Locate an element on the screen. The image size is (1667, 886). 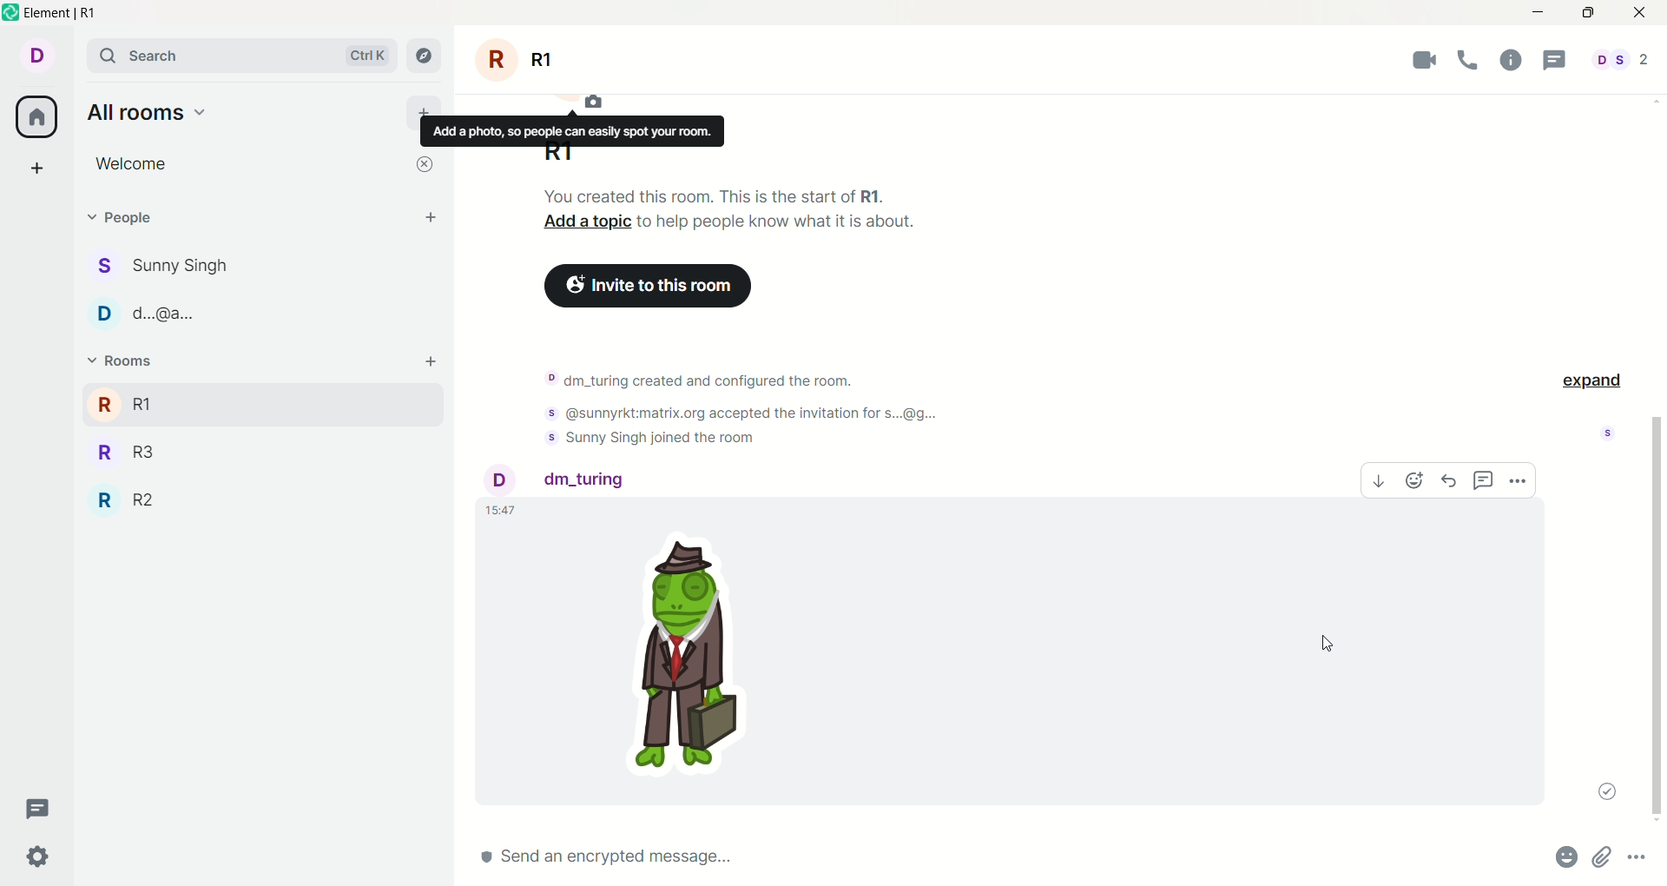
text is located at coordinates (572, 131).